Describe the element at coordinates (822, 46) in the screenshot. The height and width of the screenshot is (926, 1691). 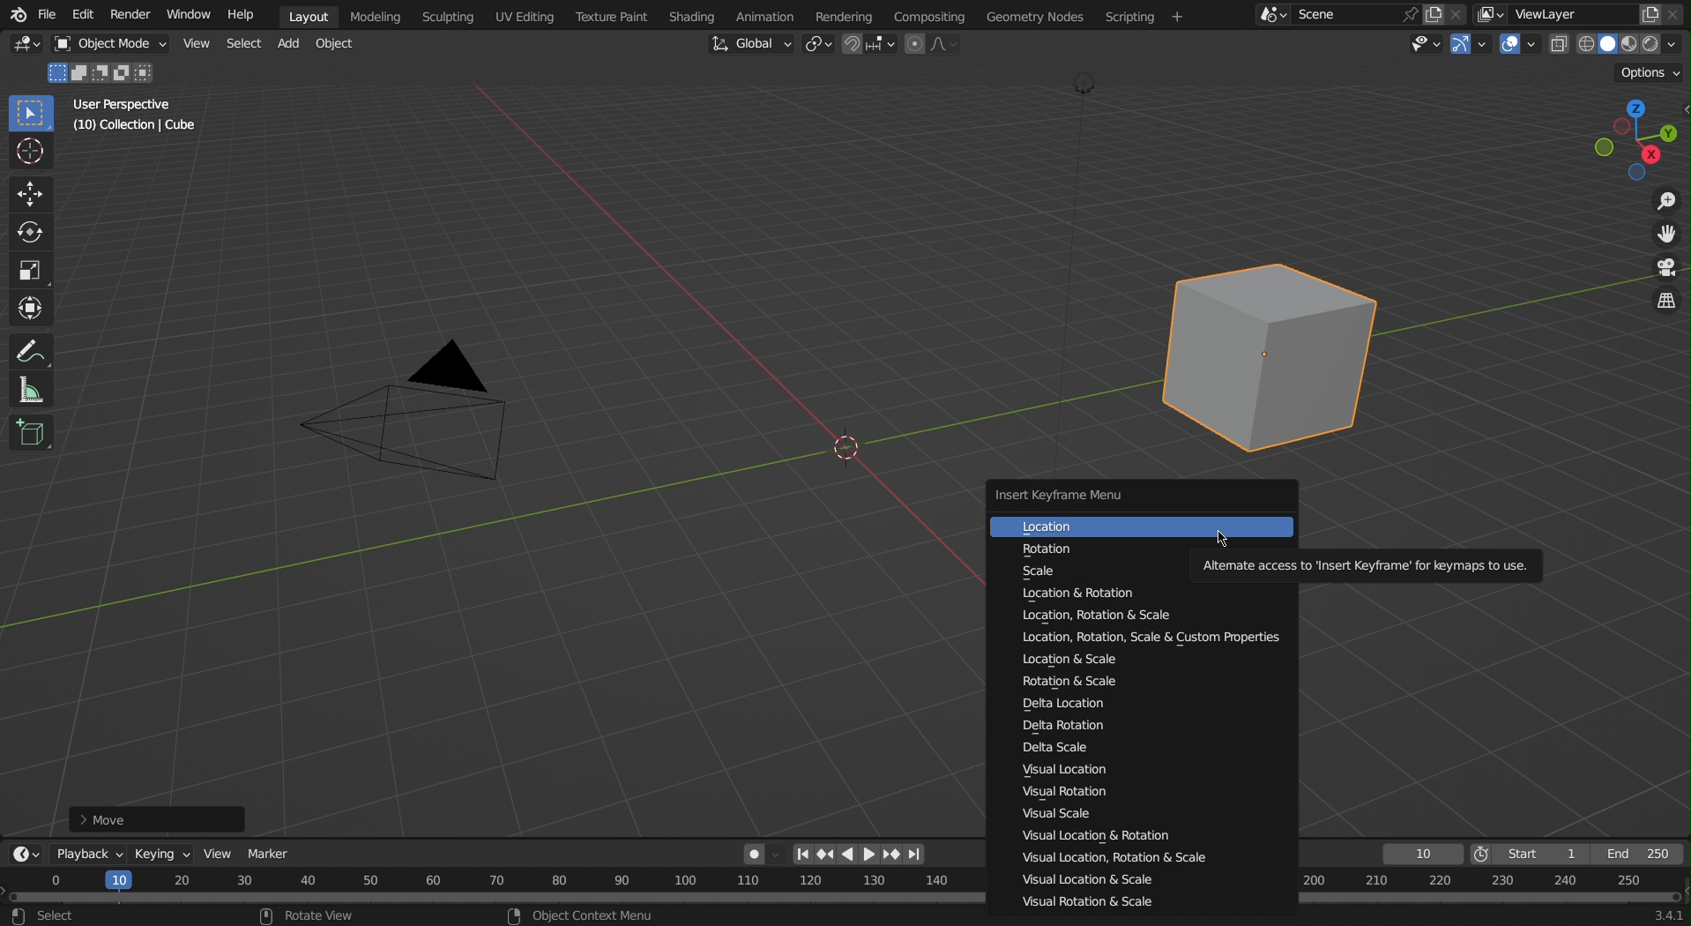
I see `Transform Pivot Point` at that location.